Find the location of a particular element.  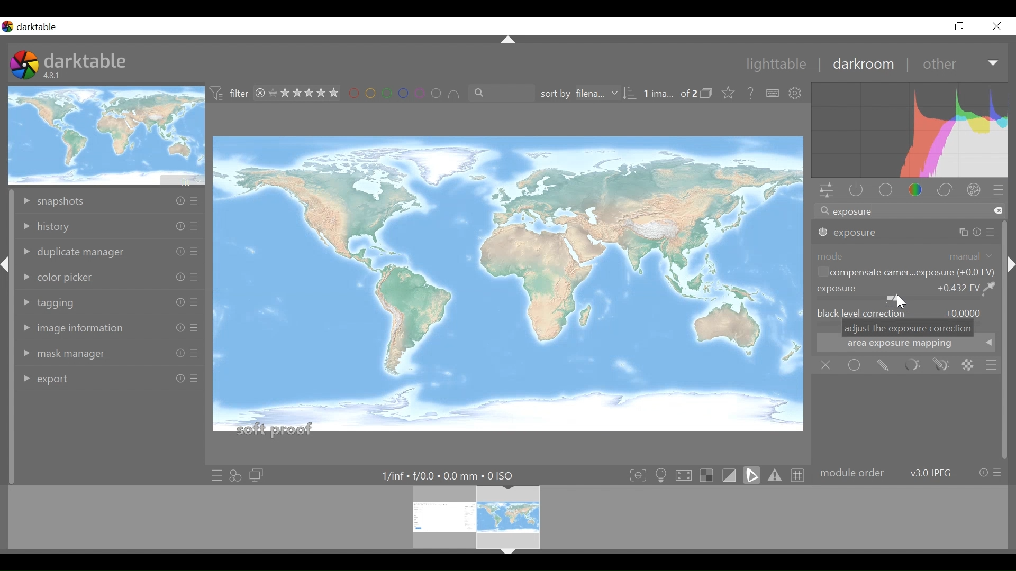

 is located at coordinates (194, 278).